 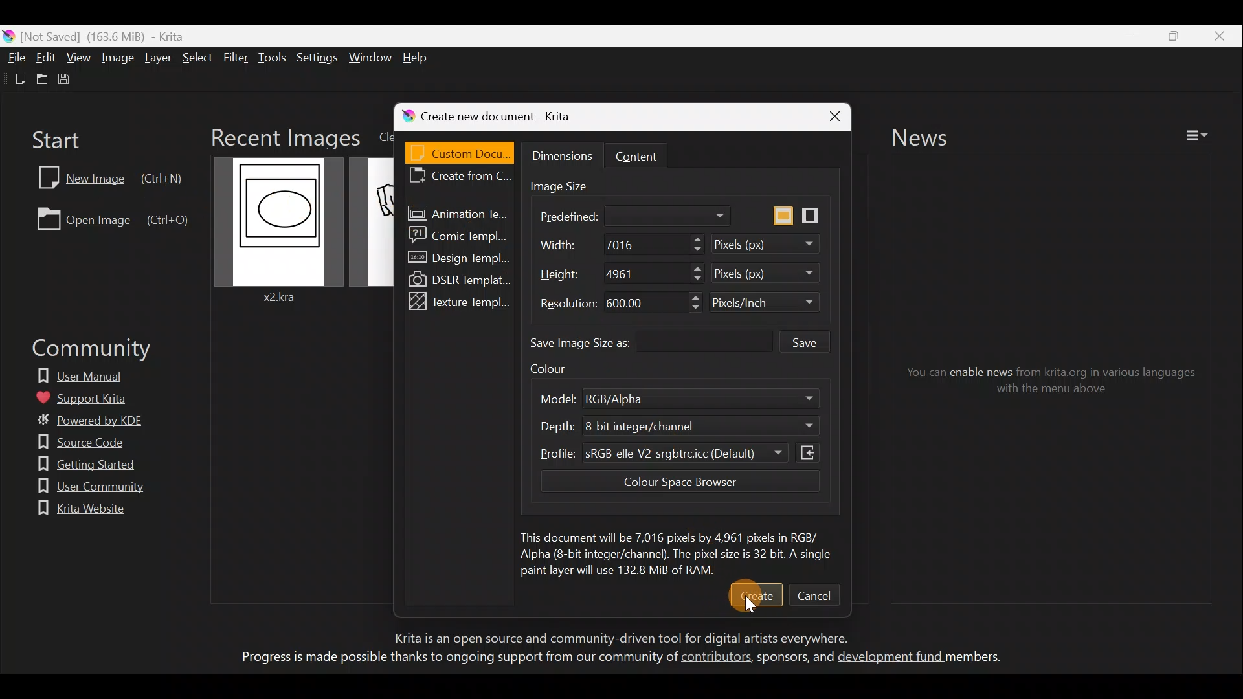 I want to click on Settings, so click(x=315, y=58).